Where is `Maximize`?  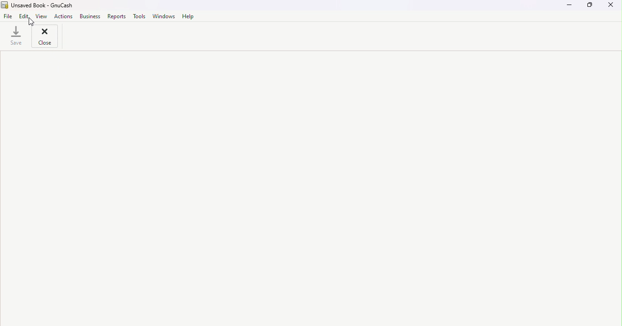 Maximize is located at coordinates (588, 7).